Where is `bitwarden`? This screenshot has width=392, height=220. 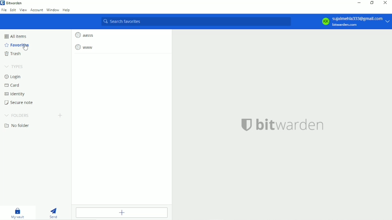
bitwarden is located at coordinates (283, 125).